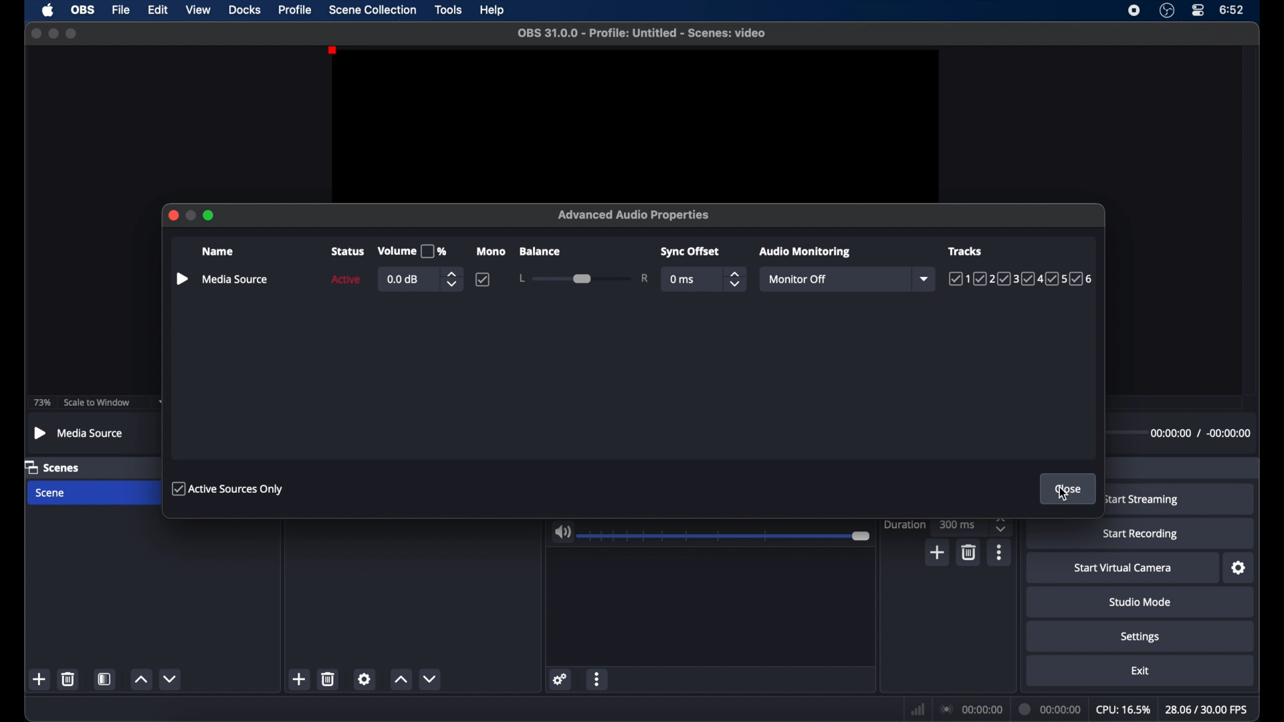 This screenshot has height=722, width=1284. Describe the element at coordinates (1233, 11) in the screenshot. I see `time` at that location.